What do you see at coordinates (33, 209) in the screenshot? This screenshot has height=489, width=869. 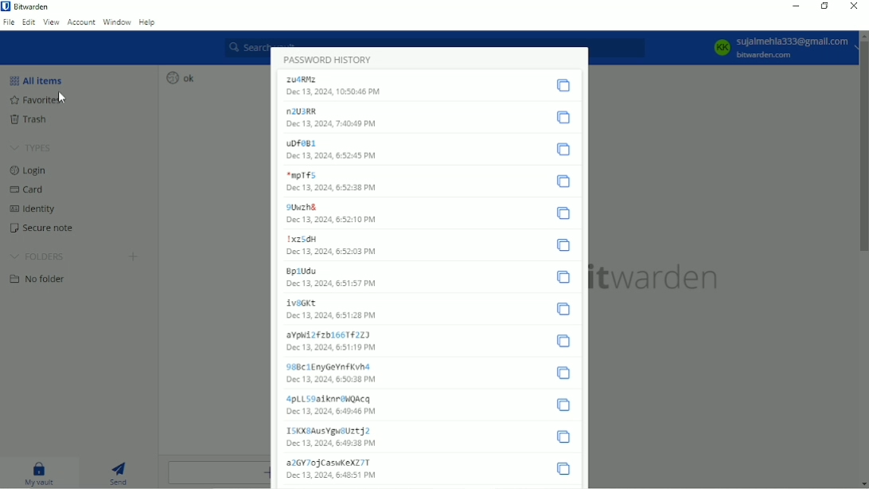 I see `Identity` at bounding box center [33, 209].